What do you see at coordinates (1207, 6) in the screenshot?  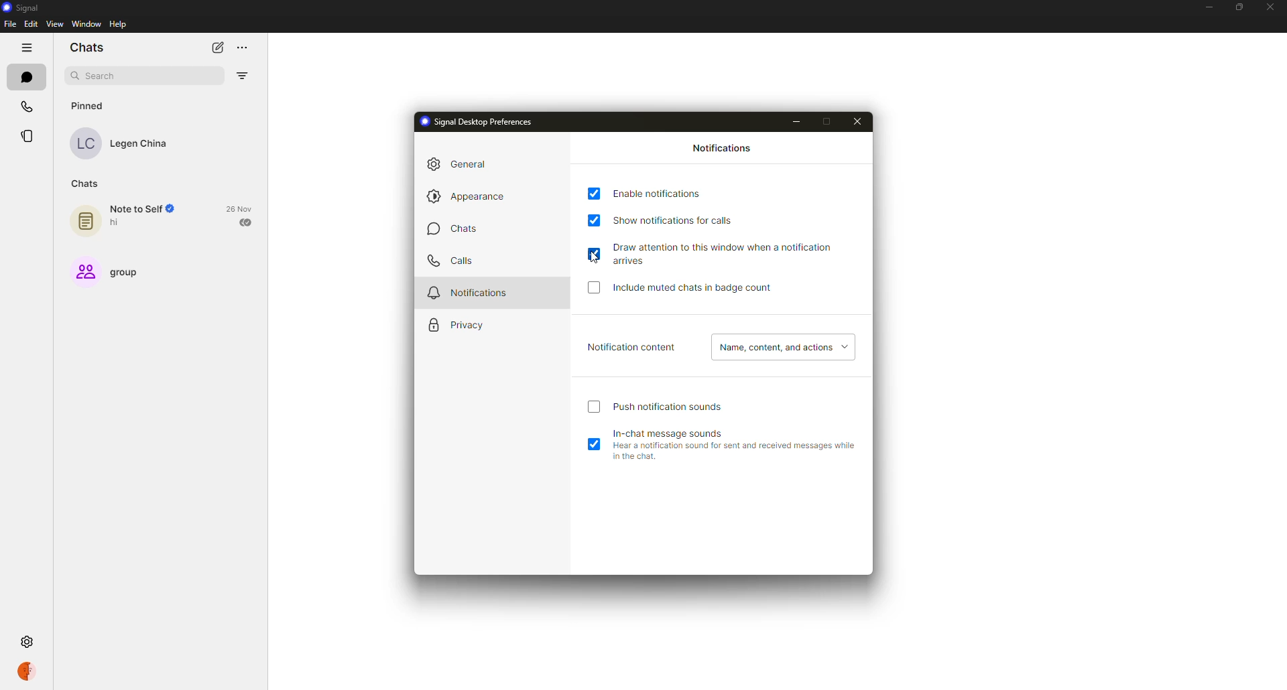 I see `minimize` at bounding box center [1207, 6].